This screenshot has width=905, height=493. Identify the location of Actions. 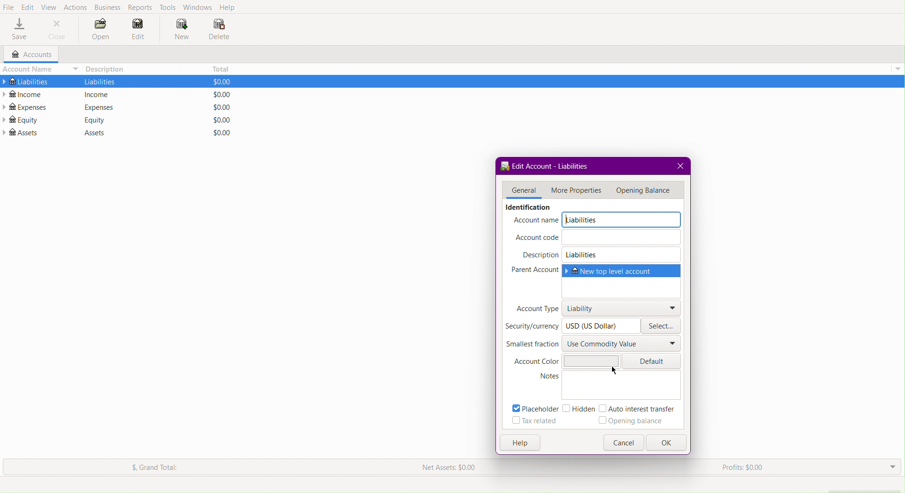
(75, 6).